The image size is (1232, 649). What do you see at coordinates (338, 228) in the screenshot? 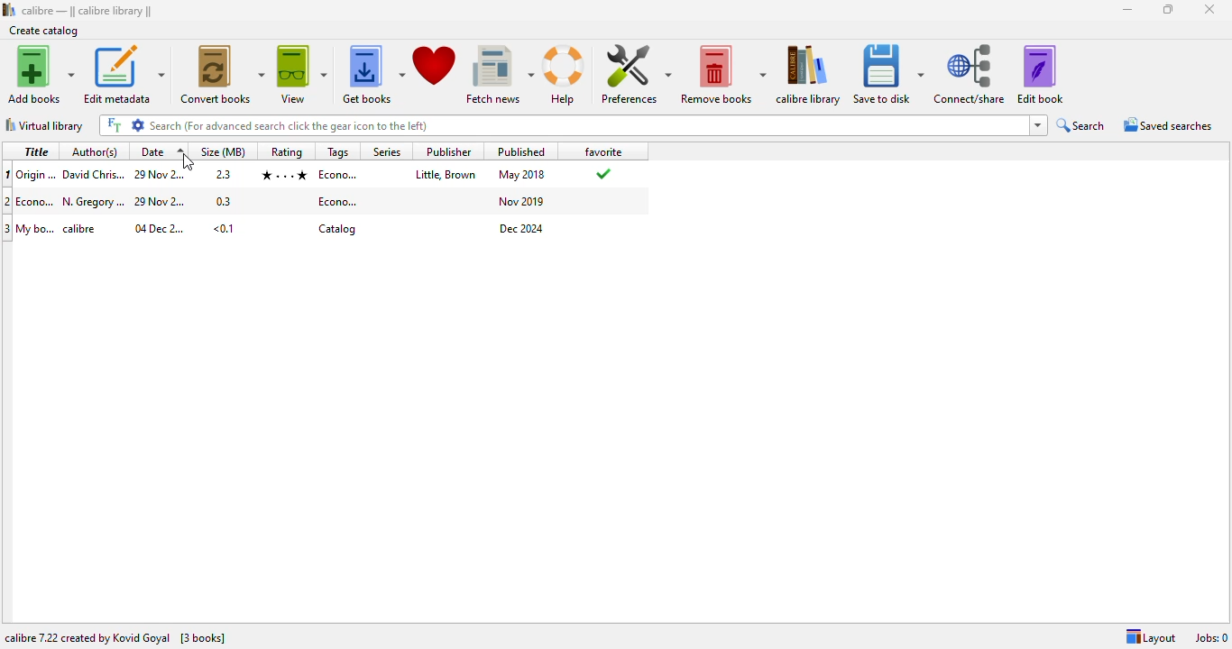
I see `tag` at bounding box center [338, 228].